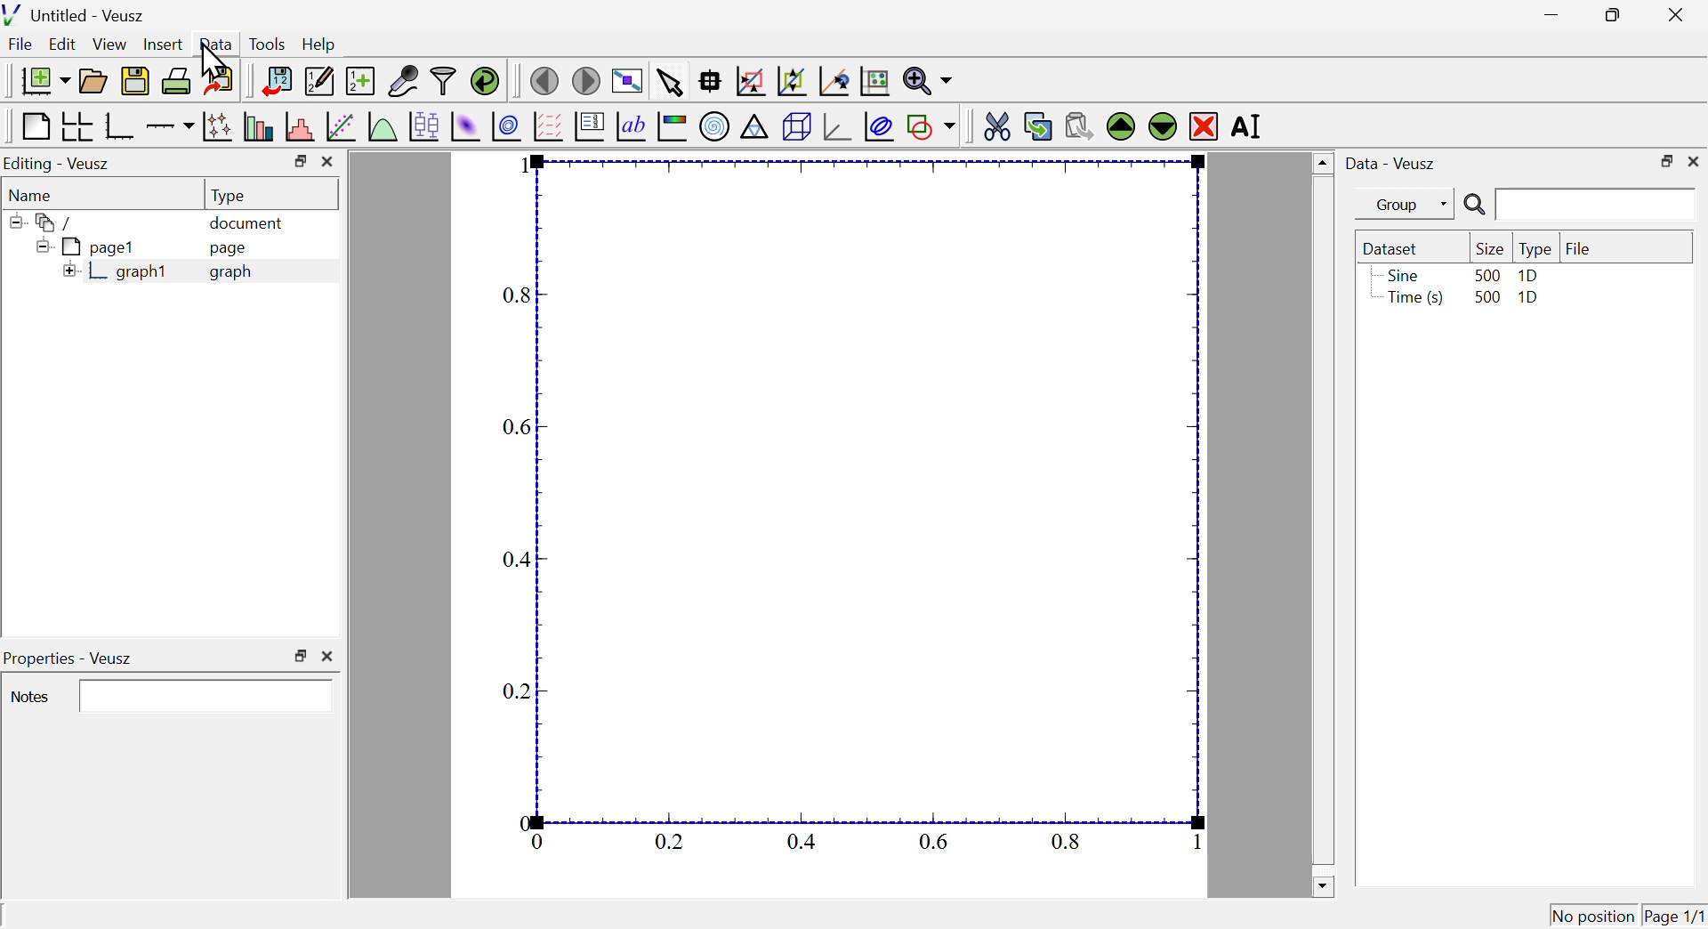 The image size is (1708, 929). What do you see at coordinates (231, 272) in the screenshot?
I see `graph` at bounding box center [231, 272].